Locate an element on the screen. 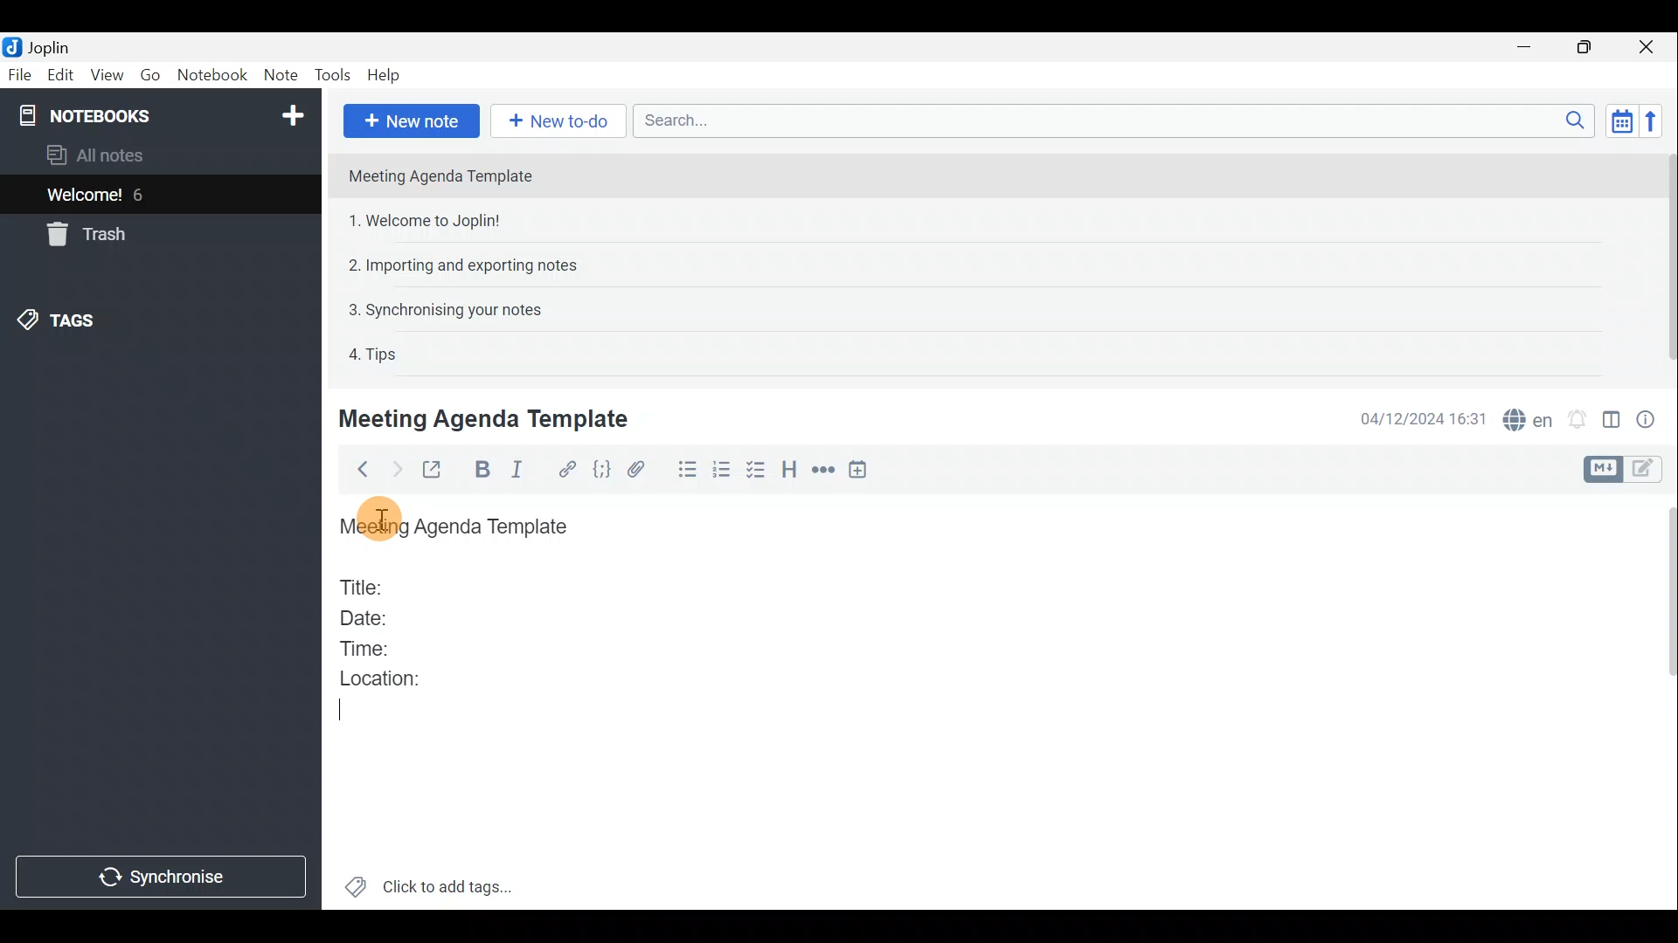 Image resolution: width=1678 pixels, height=943 pixels. Toggle sort order is located at coordinates (1619, 119).